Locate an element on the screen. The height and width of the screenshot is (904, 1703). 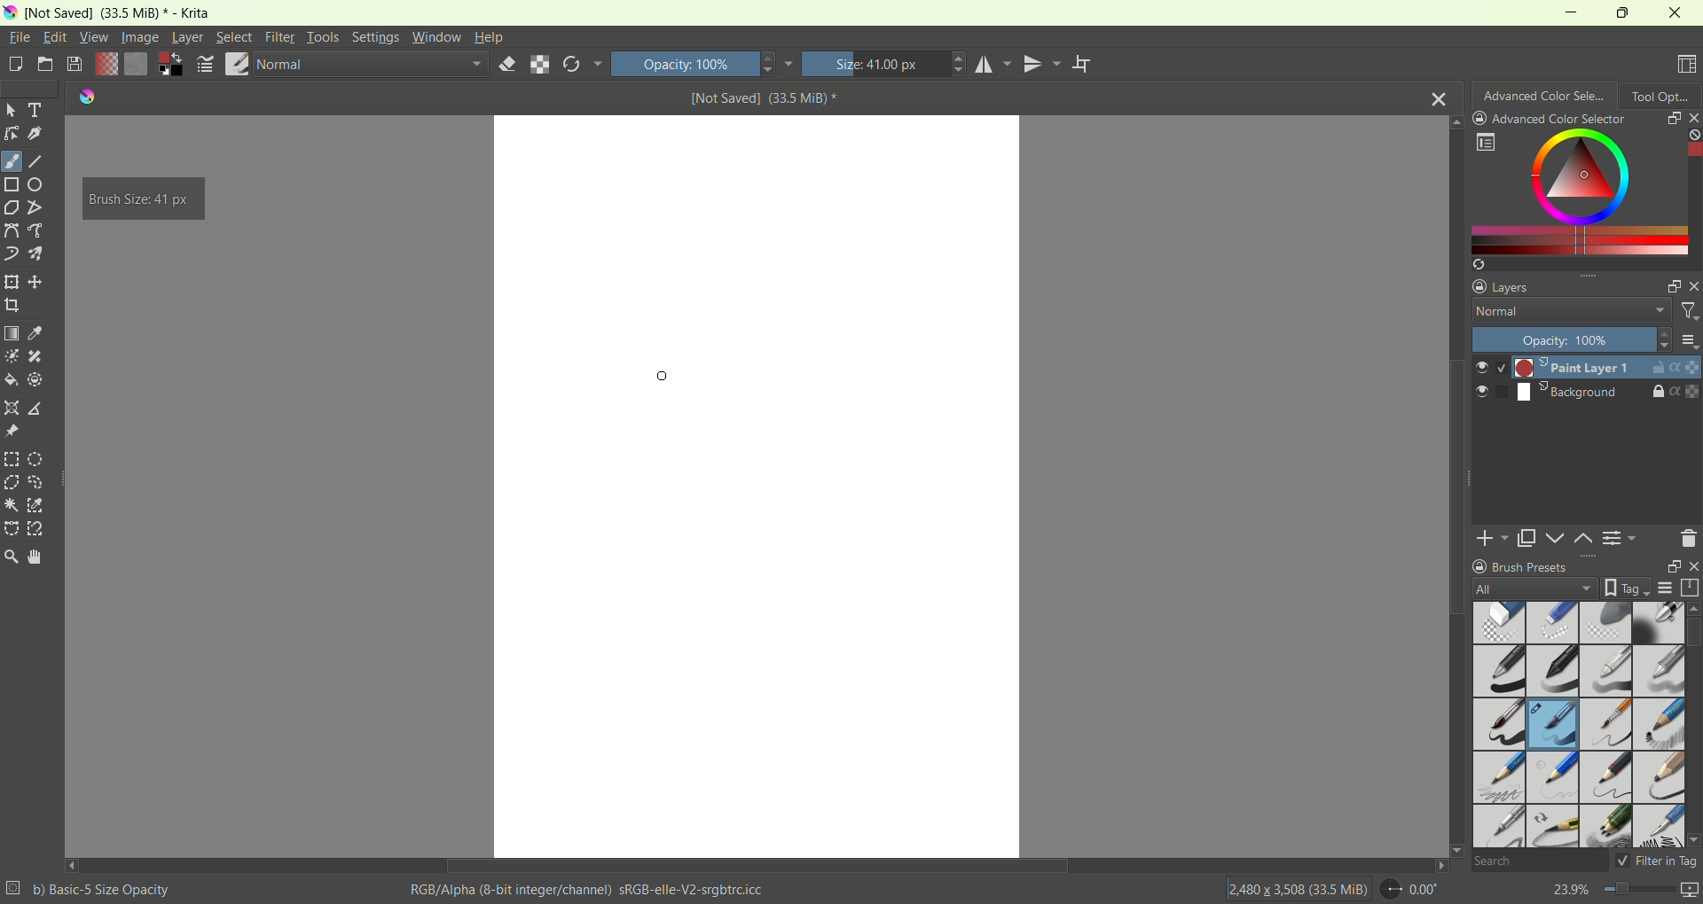
edit shapes is located at coordinates (12, 134).